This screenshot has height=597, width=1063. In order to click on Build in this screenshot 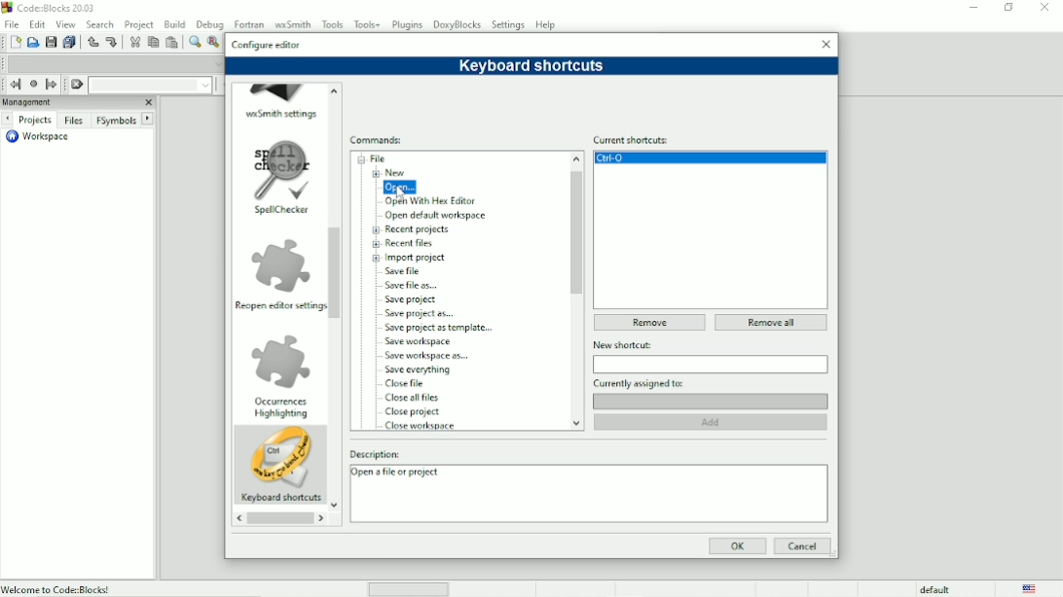, I will do `click(174, 24)`.